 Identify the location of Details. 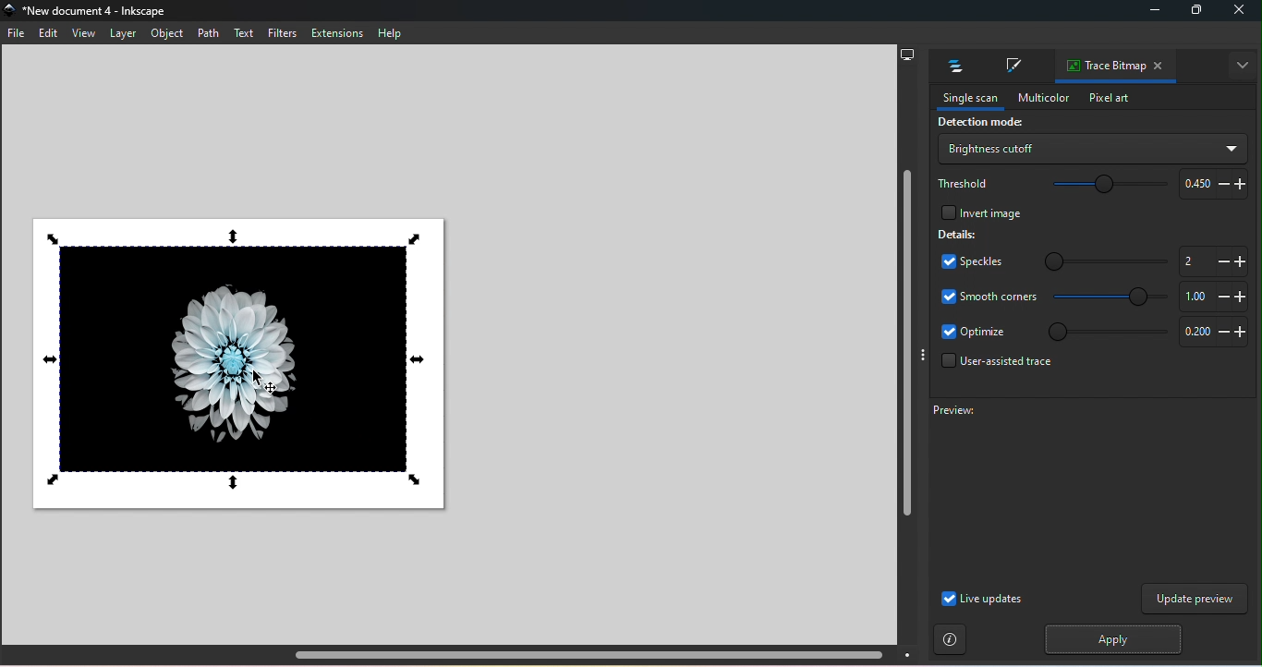
(958, 234).